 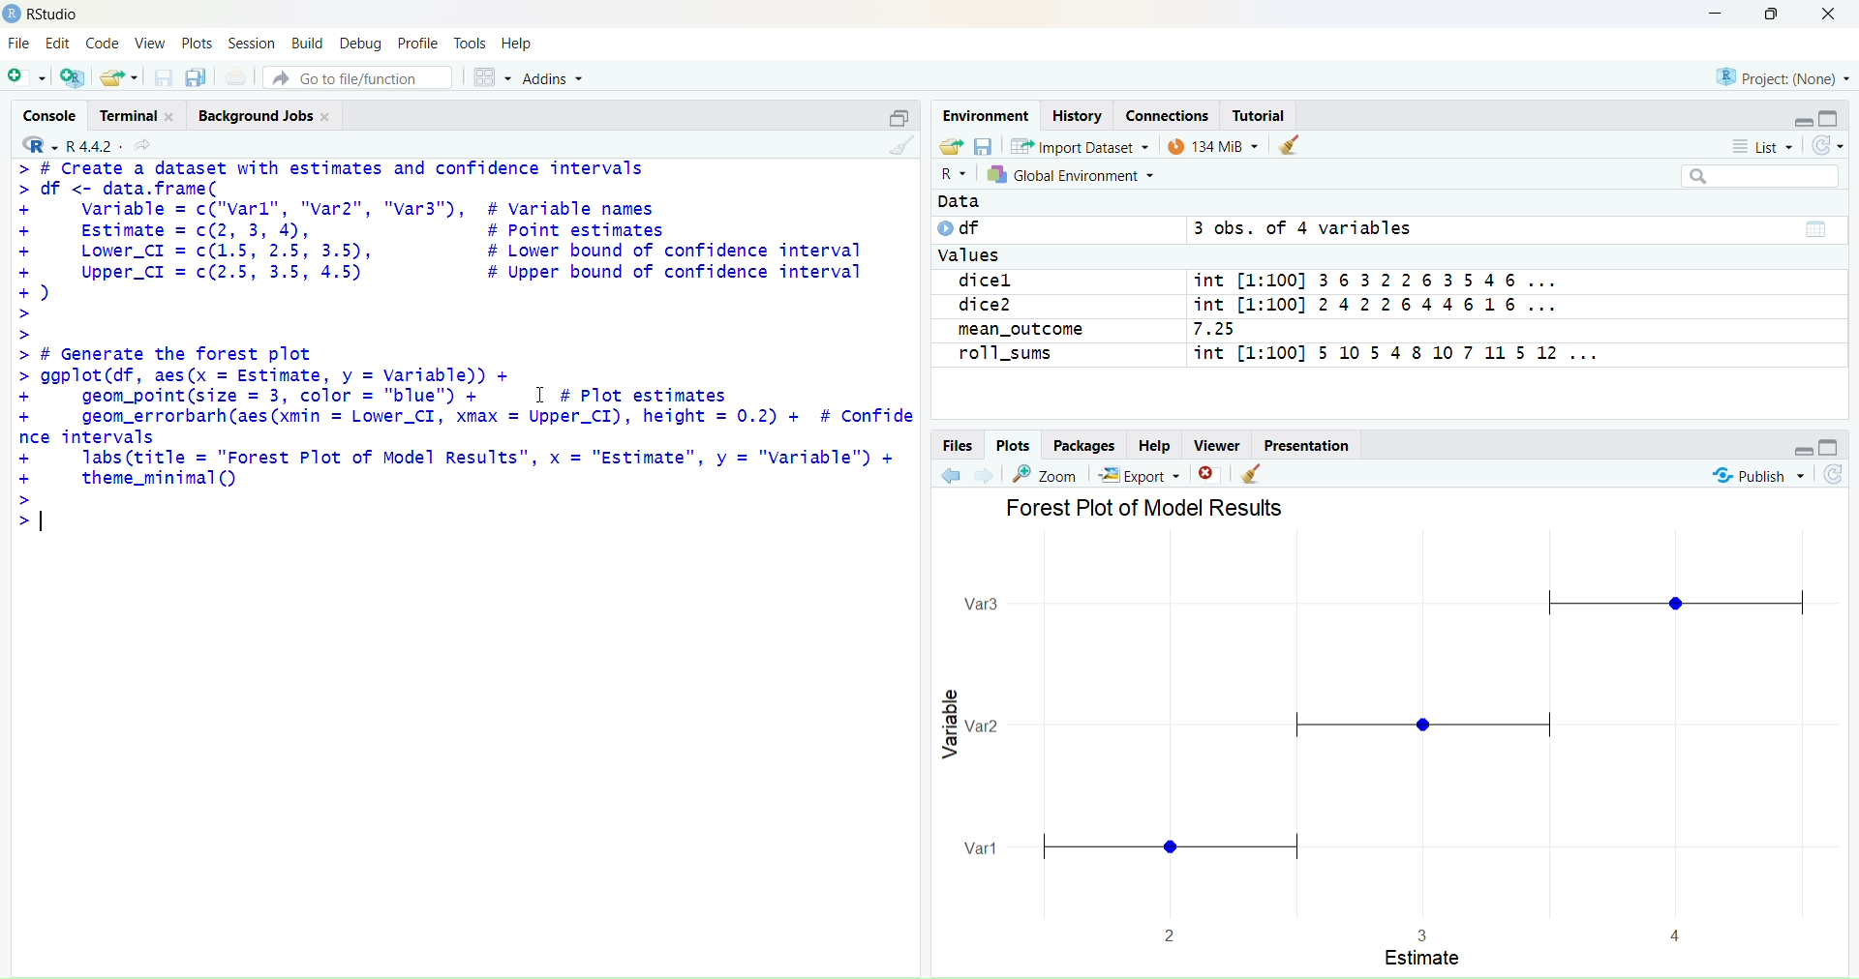 What do you see at coordinates (141, 145) in the screenshot?
I see `share current directory` at bounding box center [141, 145].